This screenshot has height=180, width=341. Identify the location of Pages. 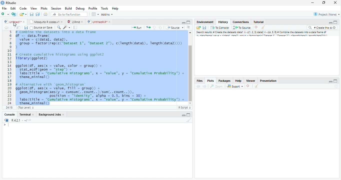
(148, 28).